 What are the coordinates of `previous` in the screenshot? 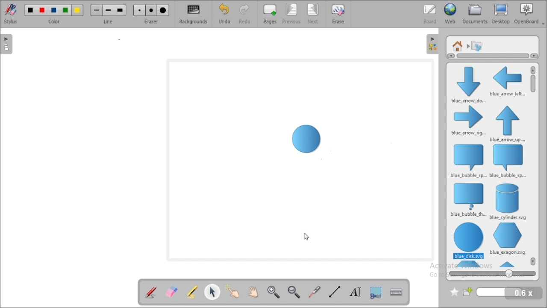 It's located at (292, 14).